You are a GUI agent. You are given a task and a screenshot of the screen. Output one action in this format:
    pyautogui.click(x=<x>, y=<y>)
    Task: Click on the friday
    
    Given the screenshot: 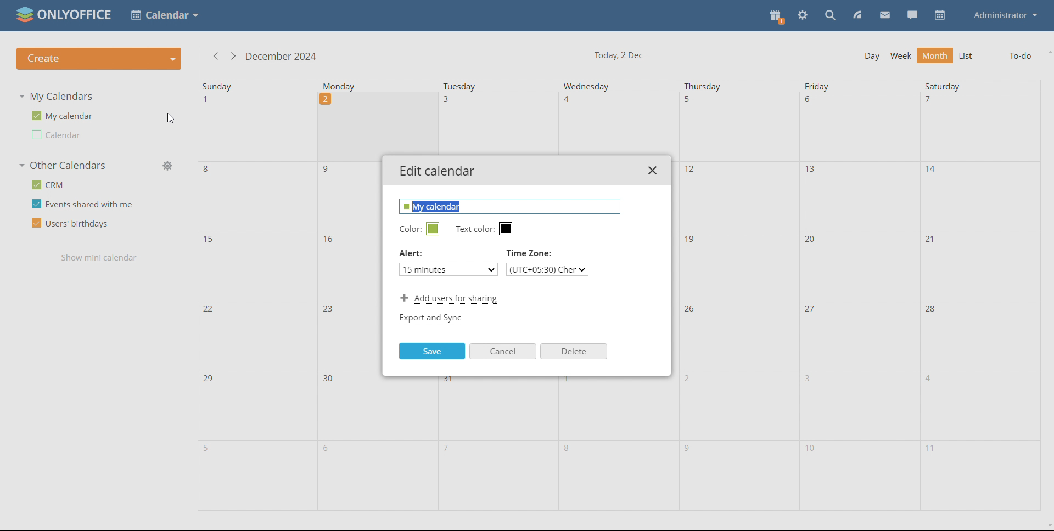 What is the action you would take?
    pyautogui.click(x=858, y=85)
    